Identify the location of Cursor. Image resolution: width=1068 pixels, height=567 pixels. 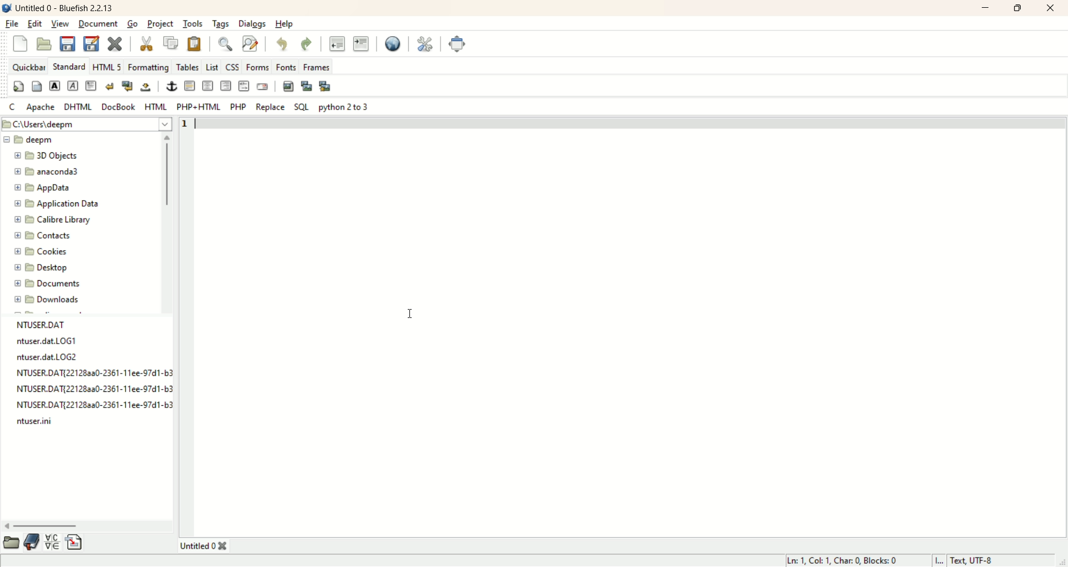
(412, 312).